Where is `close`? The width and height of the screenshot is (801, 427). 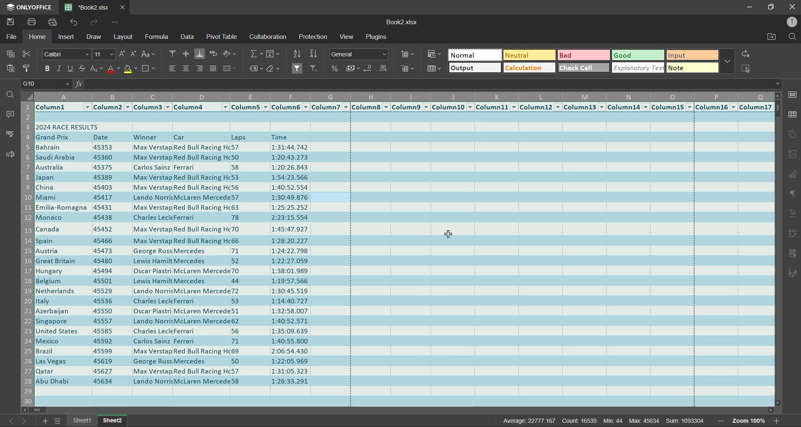
close is located at coordinates (792, 7).